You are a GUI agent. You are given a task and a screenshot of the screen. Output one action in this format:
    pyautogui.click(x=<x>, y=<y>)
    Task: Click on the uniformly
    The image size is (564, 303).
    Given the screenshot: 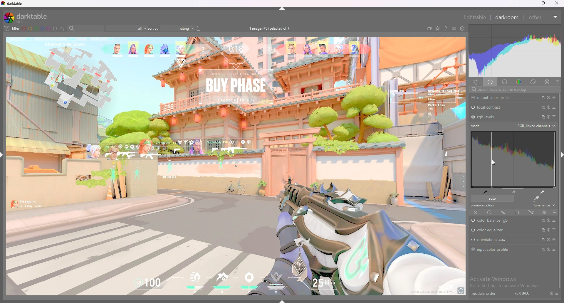 What is the action you would take?
    pyautogui.click(x=489, y=213)
    